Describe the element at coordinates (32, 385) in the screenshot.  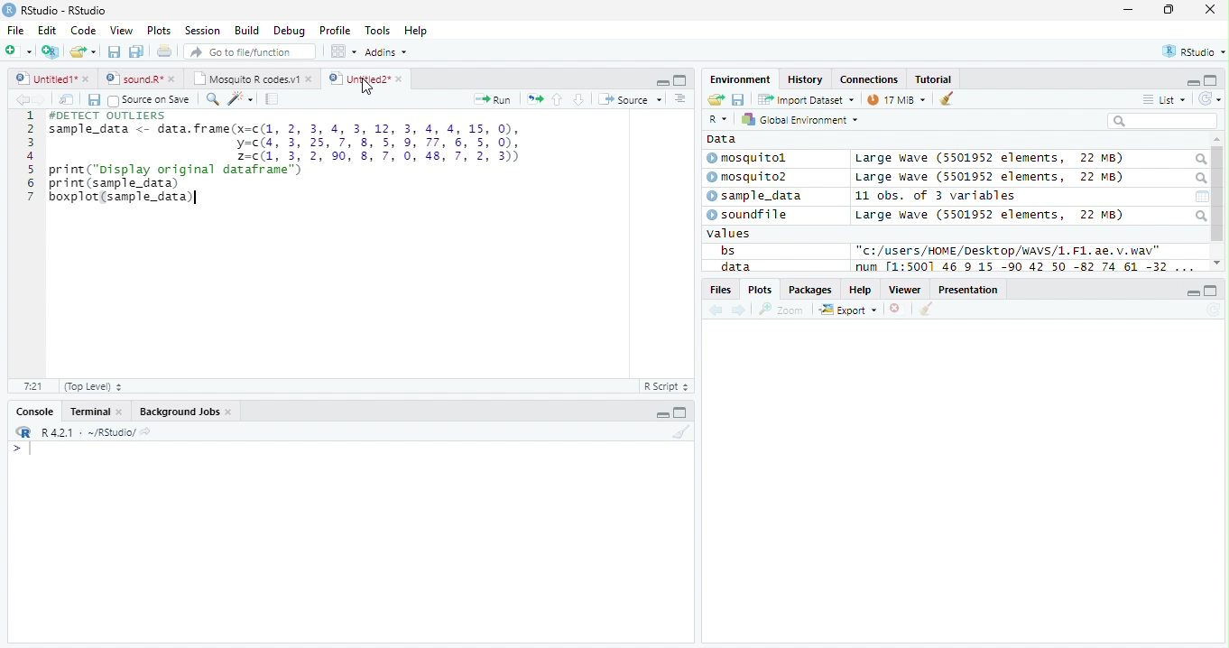
I see `7:21` at that location.